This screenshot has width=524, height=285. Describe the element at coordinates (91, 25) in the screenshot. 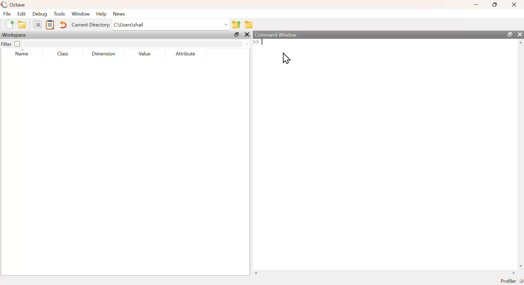

I see `current directory` at that location.